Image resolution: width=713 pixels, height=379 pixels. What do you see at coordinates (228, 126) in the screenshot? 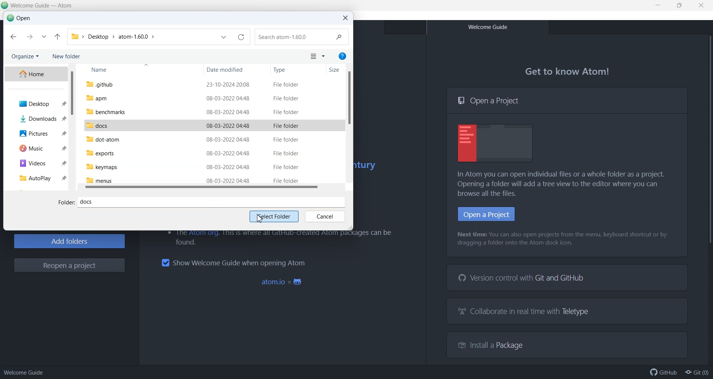
I see `08-03-2022 04:48` at bounding box center [228, 126].